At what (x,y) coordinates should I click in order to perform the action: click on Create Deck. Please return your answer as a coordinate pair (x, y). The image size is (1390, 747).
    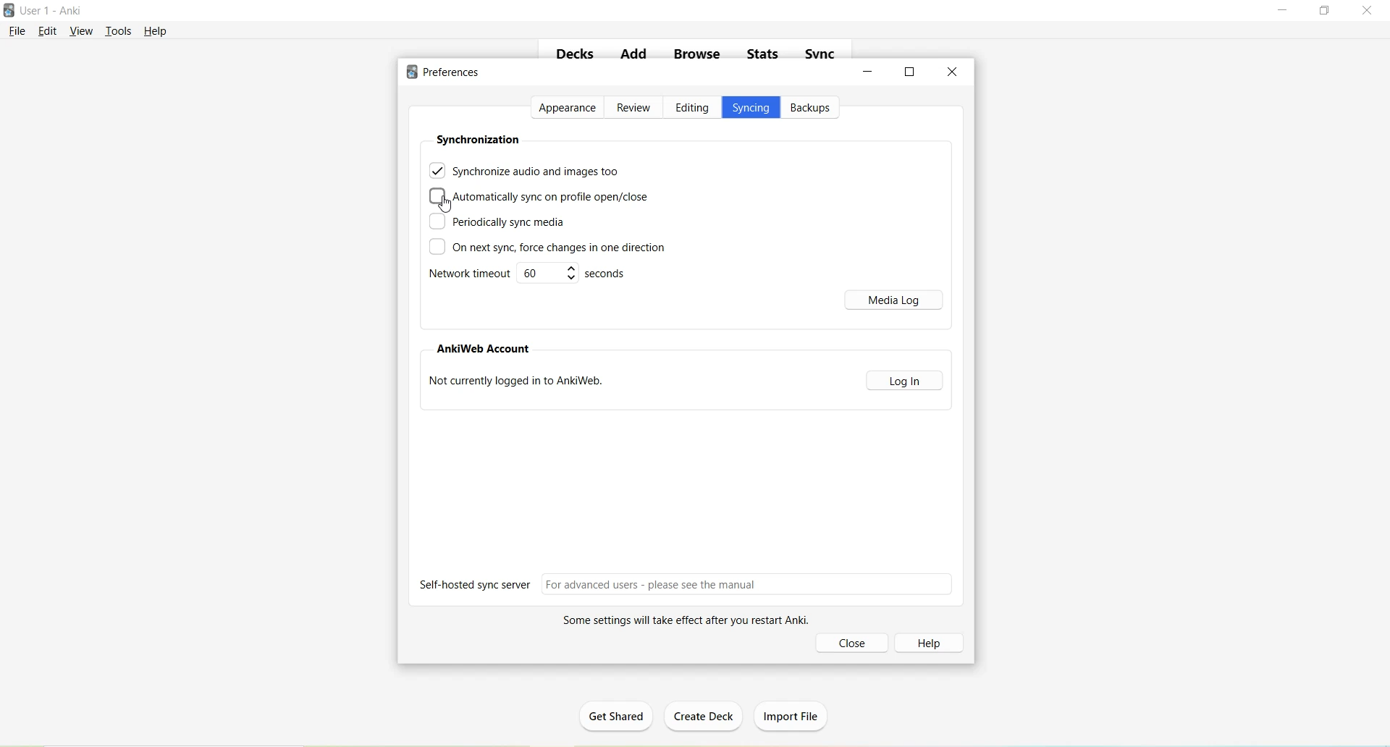
    Looking at the image, I should click on (707, 717).